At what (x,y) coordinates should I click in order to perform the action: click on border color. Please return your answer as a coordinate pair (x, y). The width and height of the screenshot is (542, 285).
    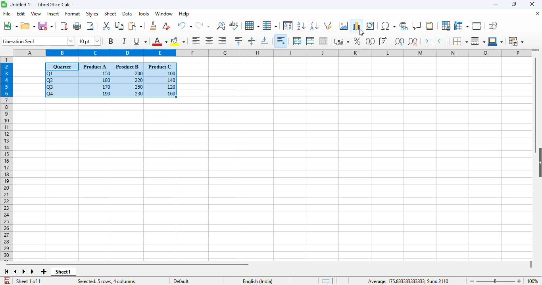
    Looking at the image, I should click on (496, 41).